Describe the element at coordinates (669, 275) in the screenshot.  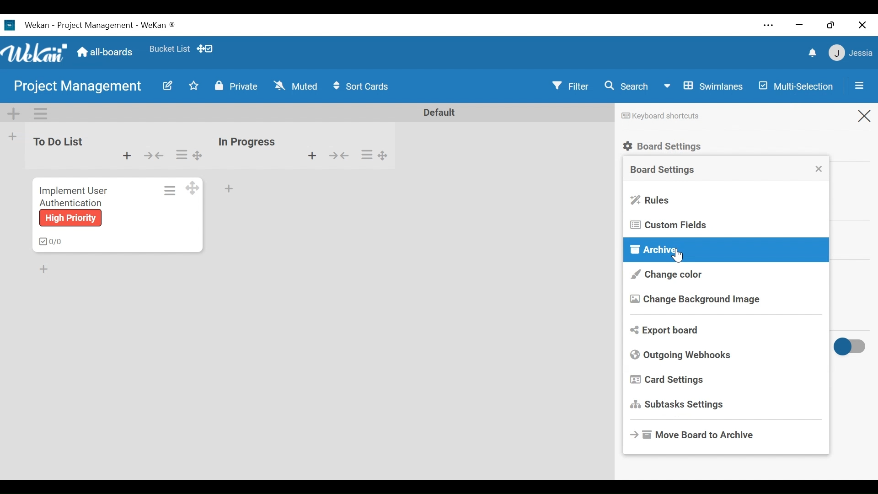
I see `Change Color` at that location.